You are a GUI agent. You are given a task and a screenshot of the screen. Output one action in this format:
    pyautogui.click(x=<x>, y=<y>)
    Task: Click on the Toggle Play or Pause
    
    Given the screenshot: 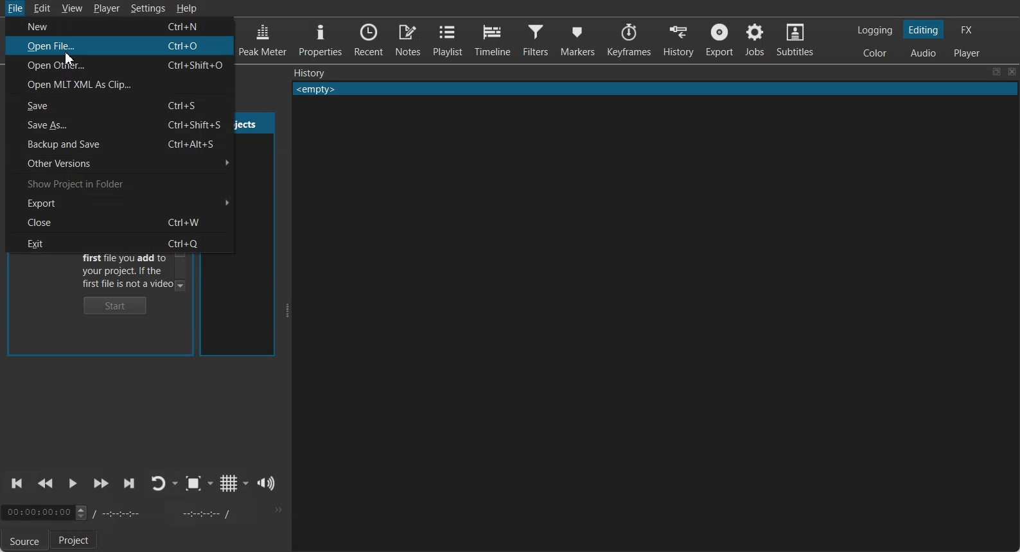 What is the action you would take?
    pyautogui.click(x=71, y=485)
    